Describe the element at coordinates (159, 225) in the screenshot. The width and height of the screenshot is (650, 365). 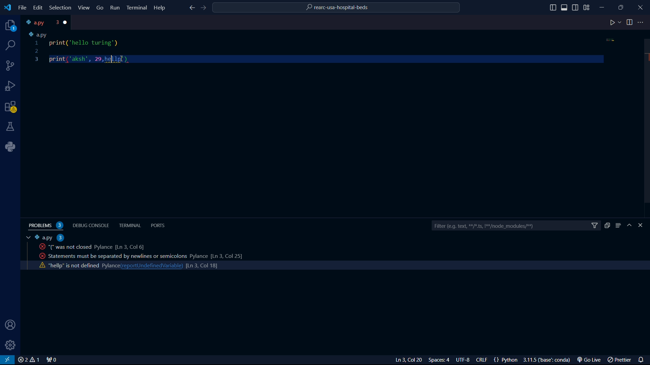
I see `ports` at that location.